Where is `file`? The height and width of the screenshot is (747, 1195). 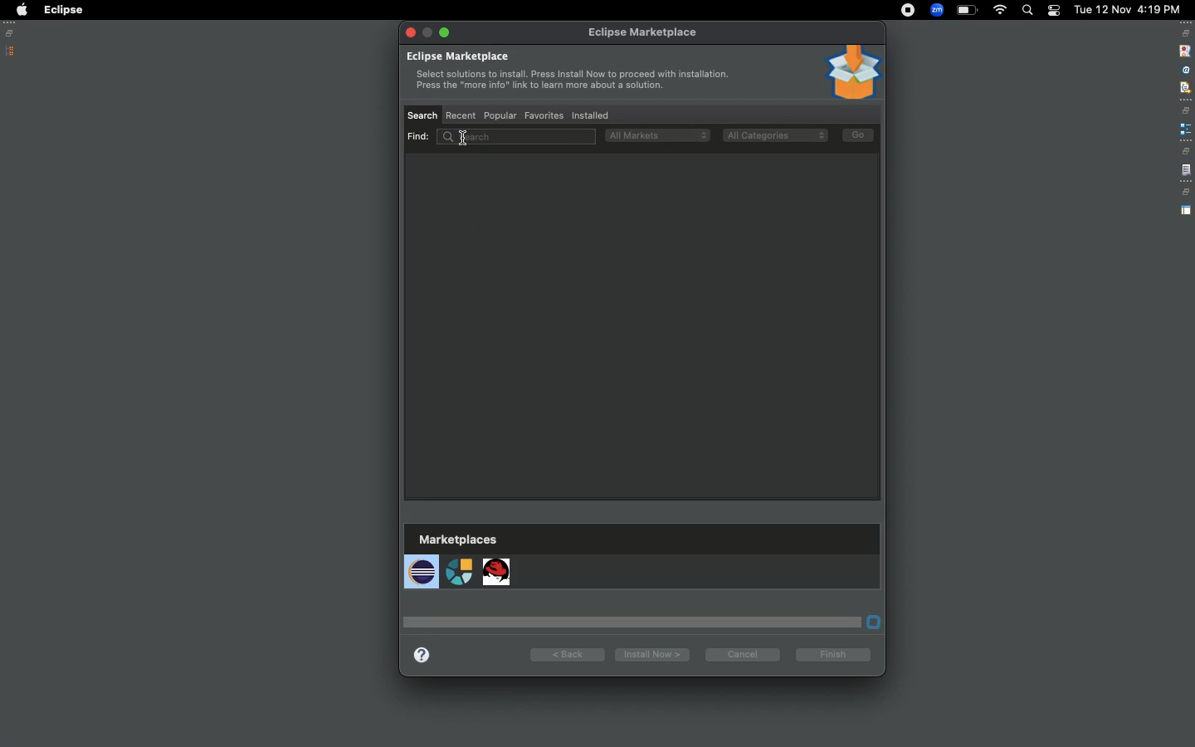 file is located at coordinates (1186, 171).